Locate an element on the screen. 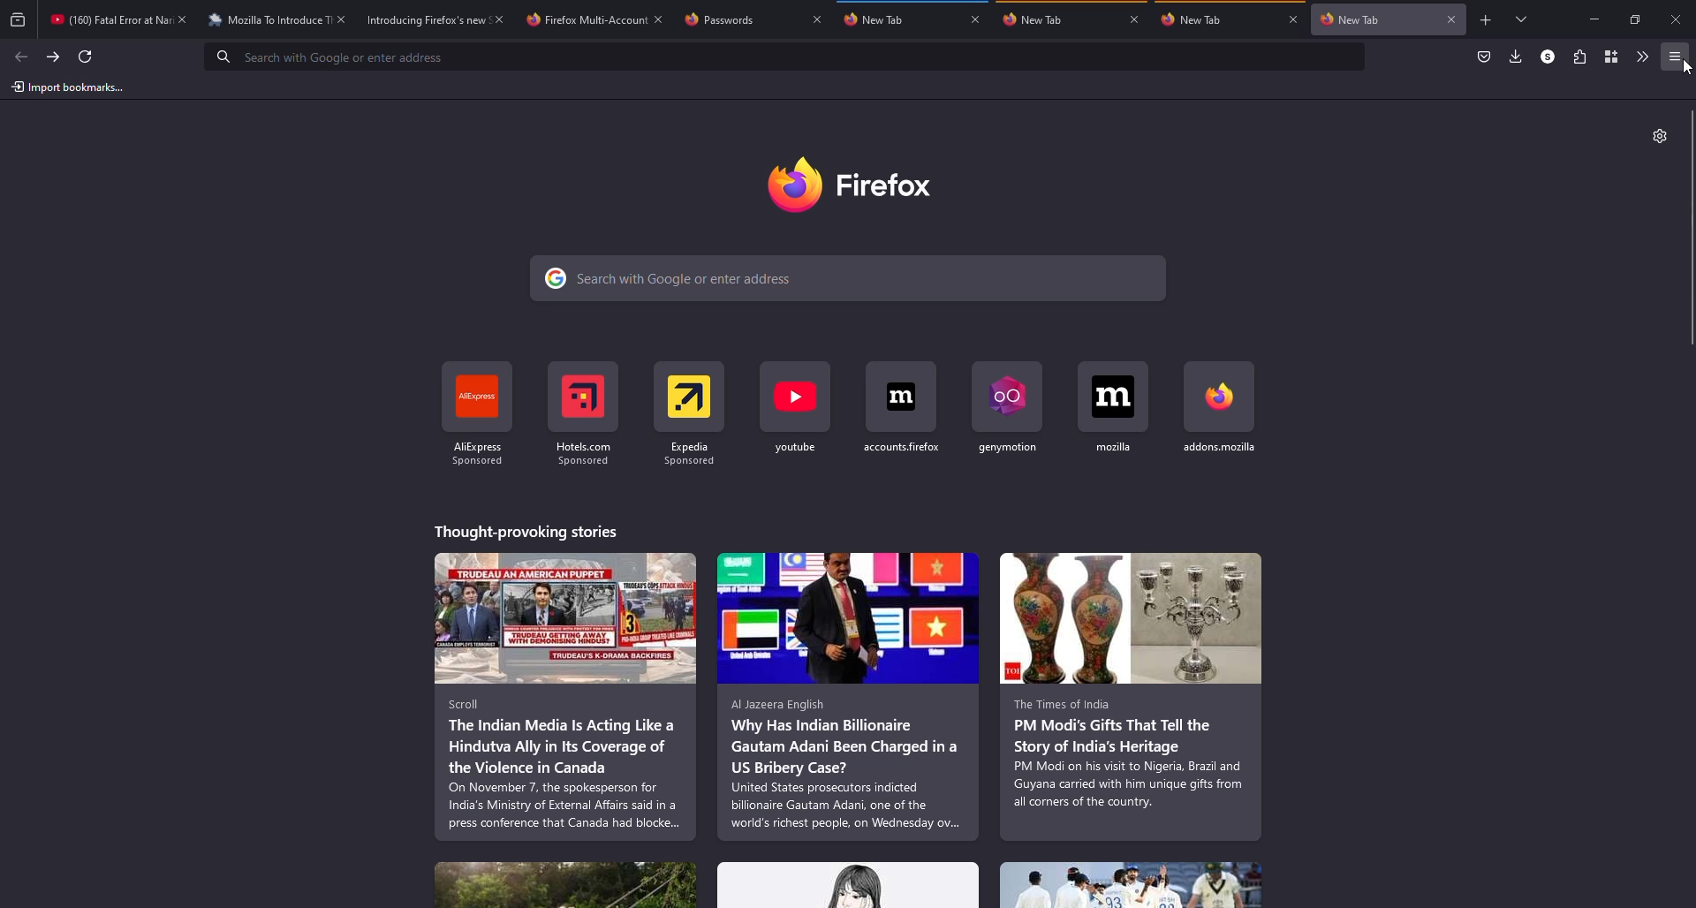 The height and width of the screenshot is (908, 1696). shortcut is located at coordinates (902, 409).